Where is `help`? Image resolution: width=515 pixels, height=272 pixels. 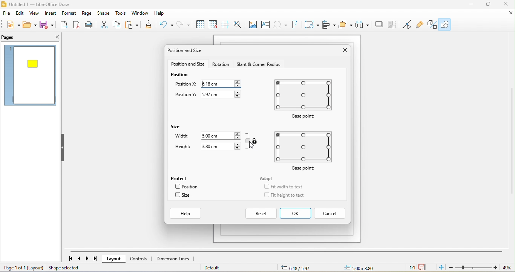
help is located at coordinates (163, 14).